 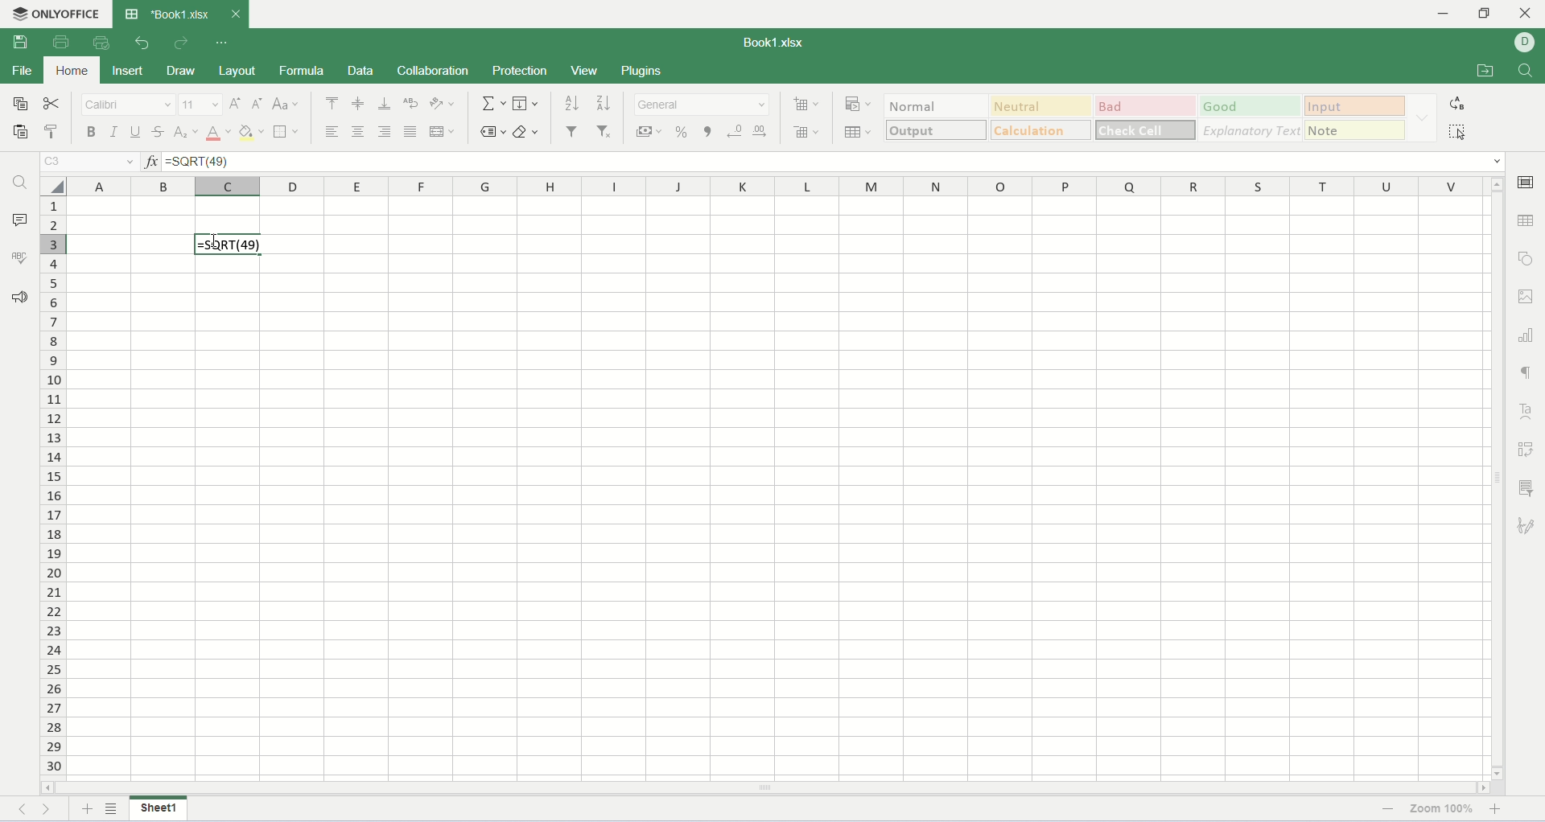 I want to click on decrease decimal, so click(x=734, y=129).